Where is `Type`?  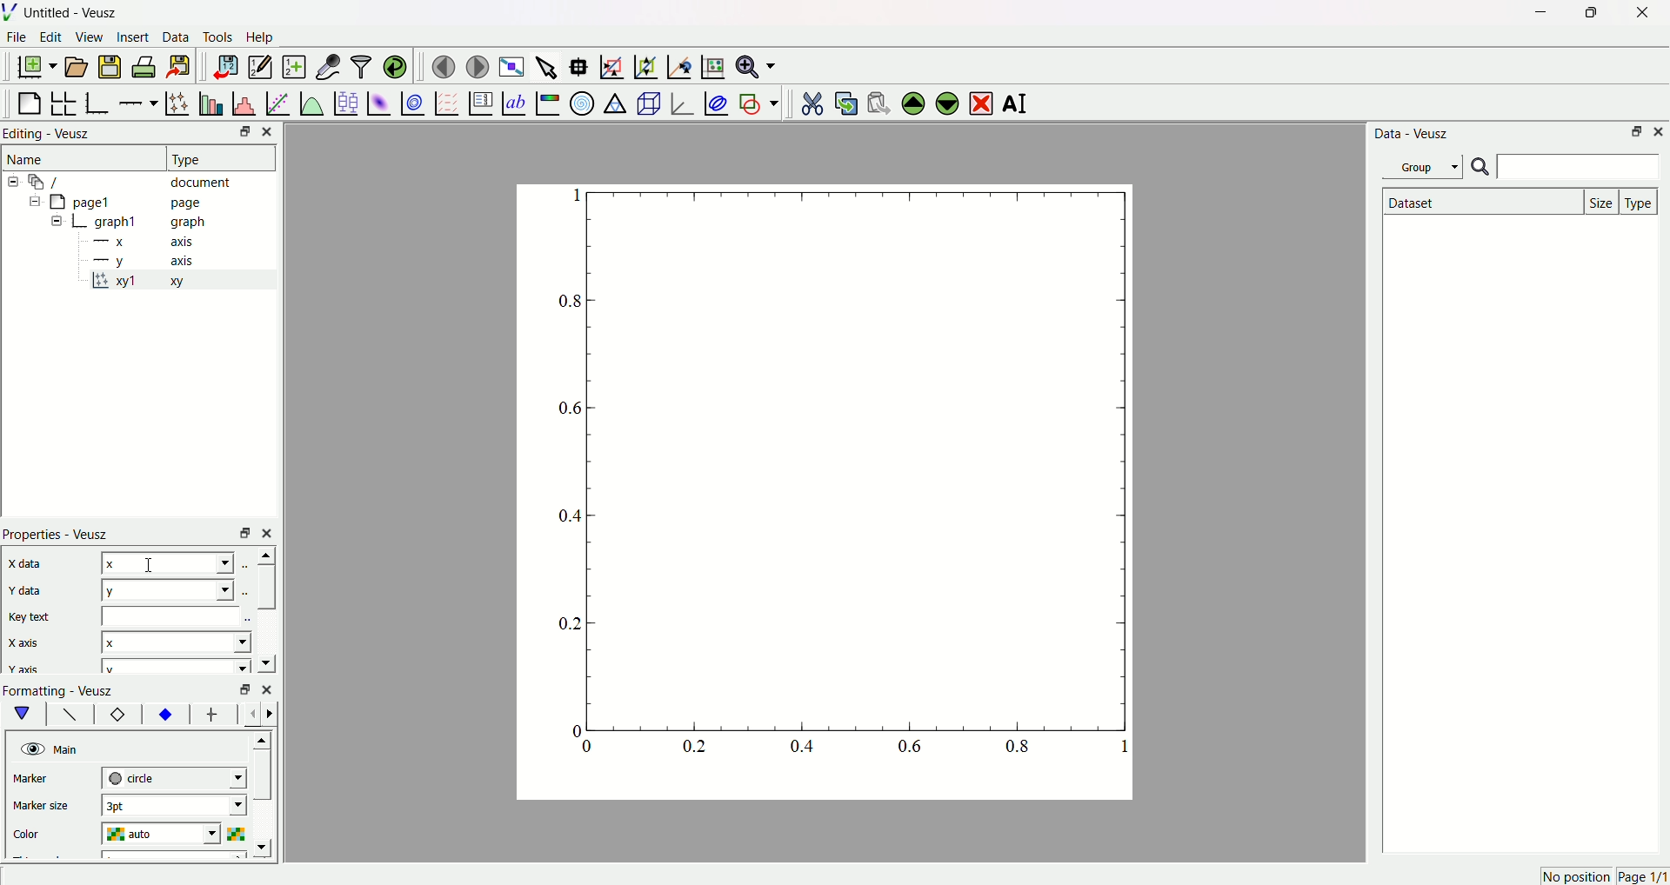 Type is located at coordinates (213, 157).